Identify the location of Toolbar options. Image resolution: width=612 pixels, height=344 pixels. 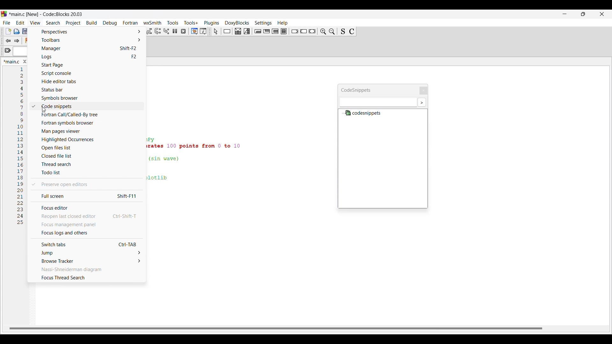
(87, 40).